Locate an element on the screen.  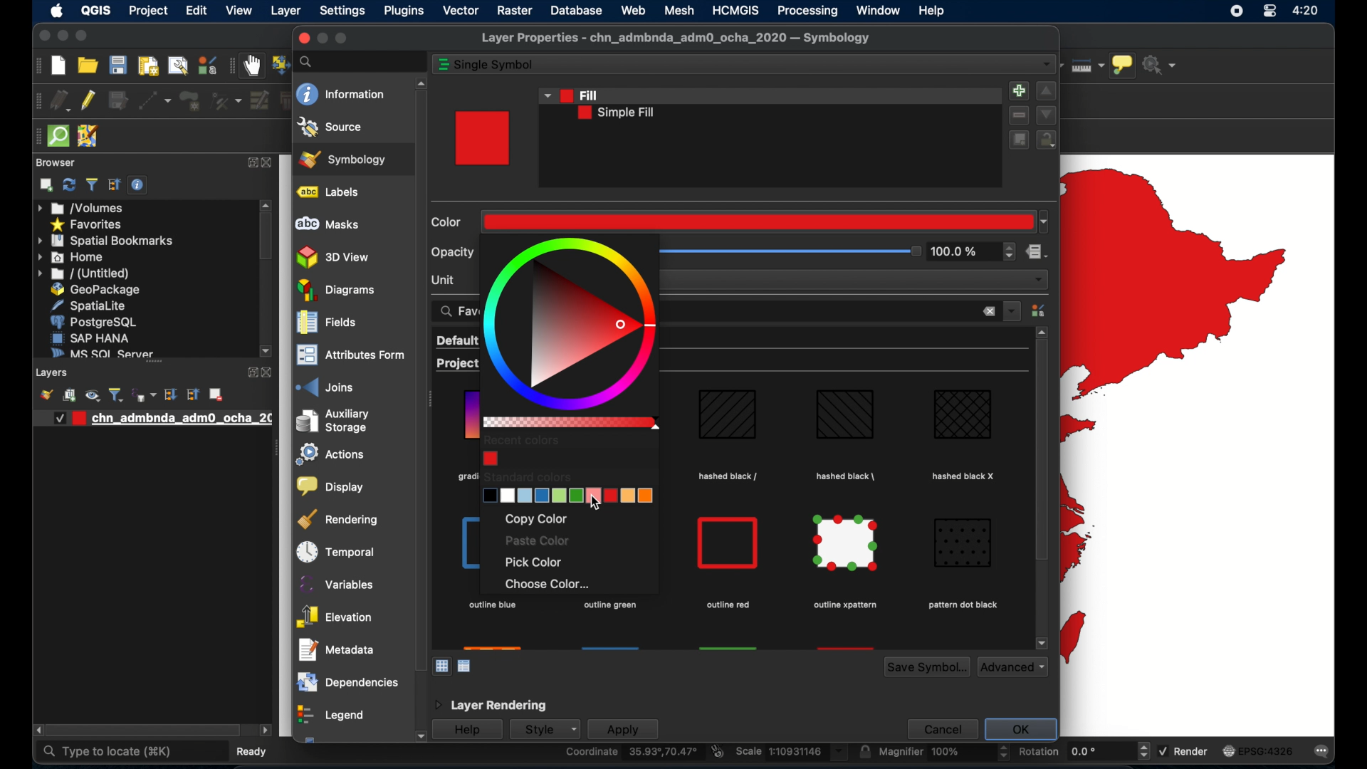
no action selected is located at coordinates (1162, 64).